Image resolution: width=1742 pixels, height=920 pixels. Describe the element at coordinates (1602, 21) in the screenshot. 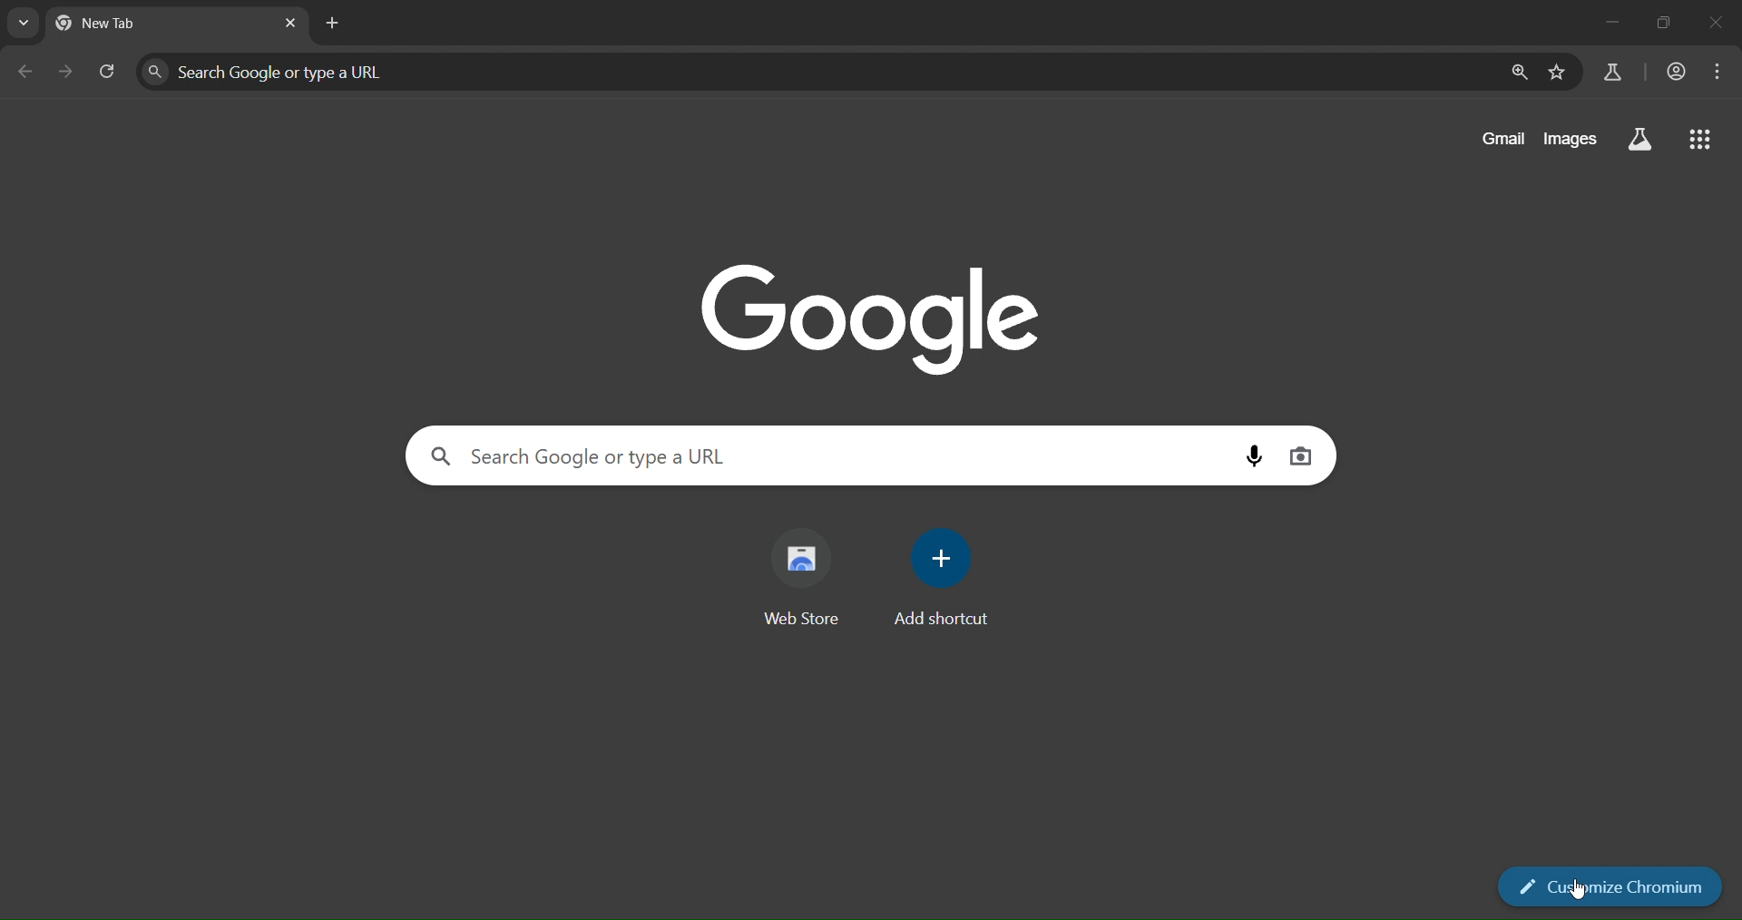

I see `minimize` at that location.